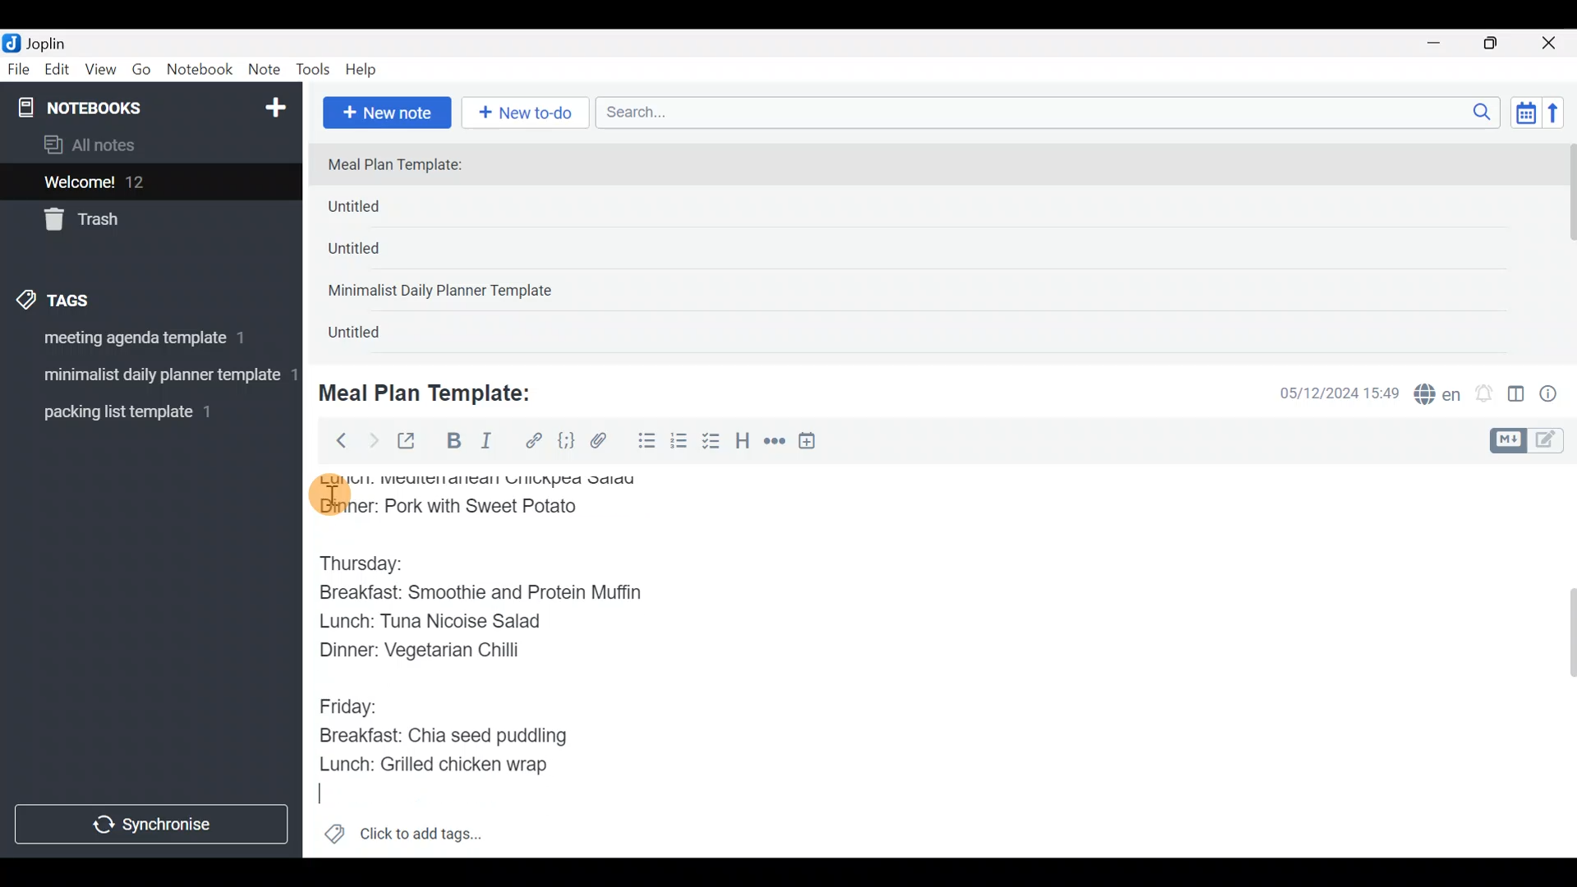 The width and height of the screenshot is (1577, 887). Describe the element at coordinates (314, 71) in the screenshot. I see `Tools` at that location.